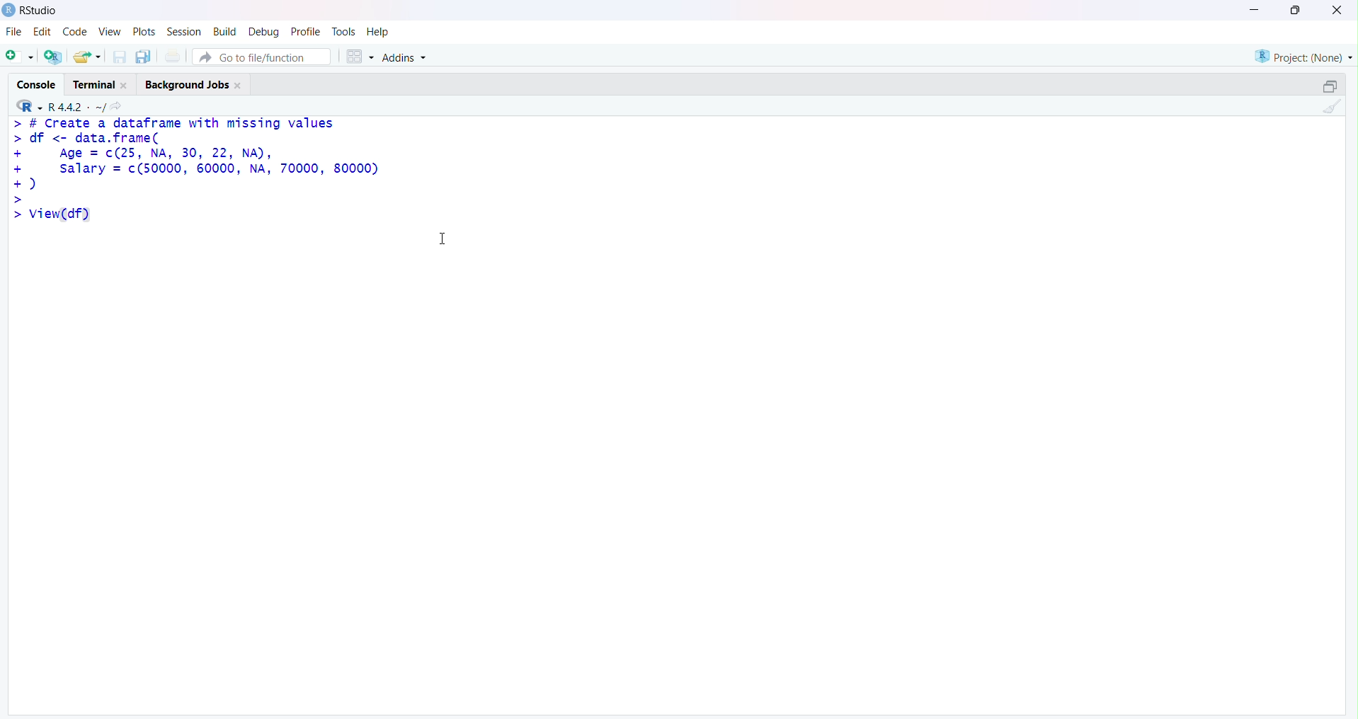 Image resolution: width=1358 pixels, height=719 pixels. I want to click on Clear Console (Ctrl + L), so click(1330, 108).